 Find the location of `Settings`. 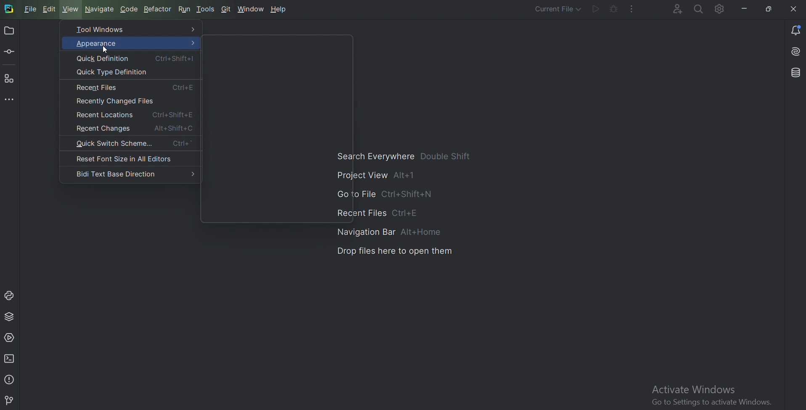

Settings is located at coordinates (721, 10).